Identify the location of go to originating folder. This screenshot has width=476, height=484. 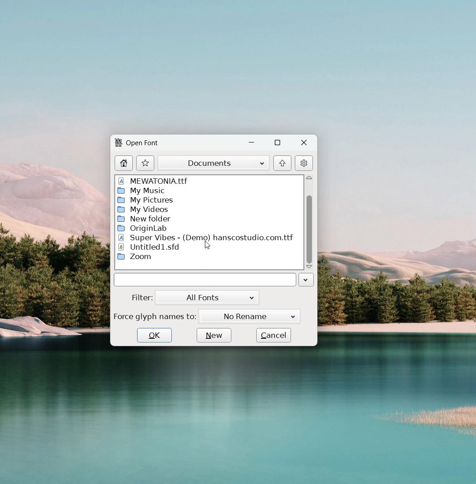
(282, 163).